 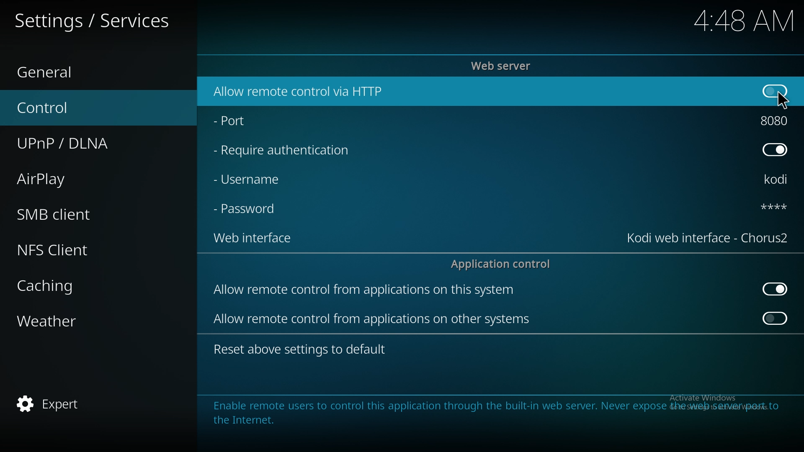 I want to click on port, so click(x=250, y=123).